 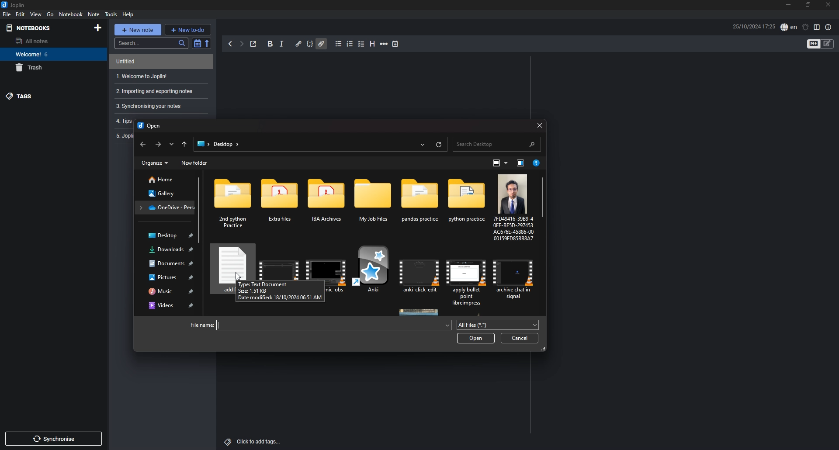 What do you see at coordinates (339, 44) in the screenshot?
I see `bullet list` at bounding box center [339, 44].